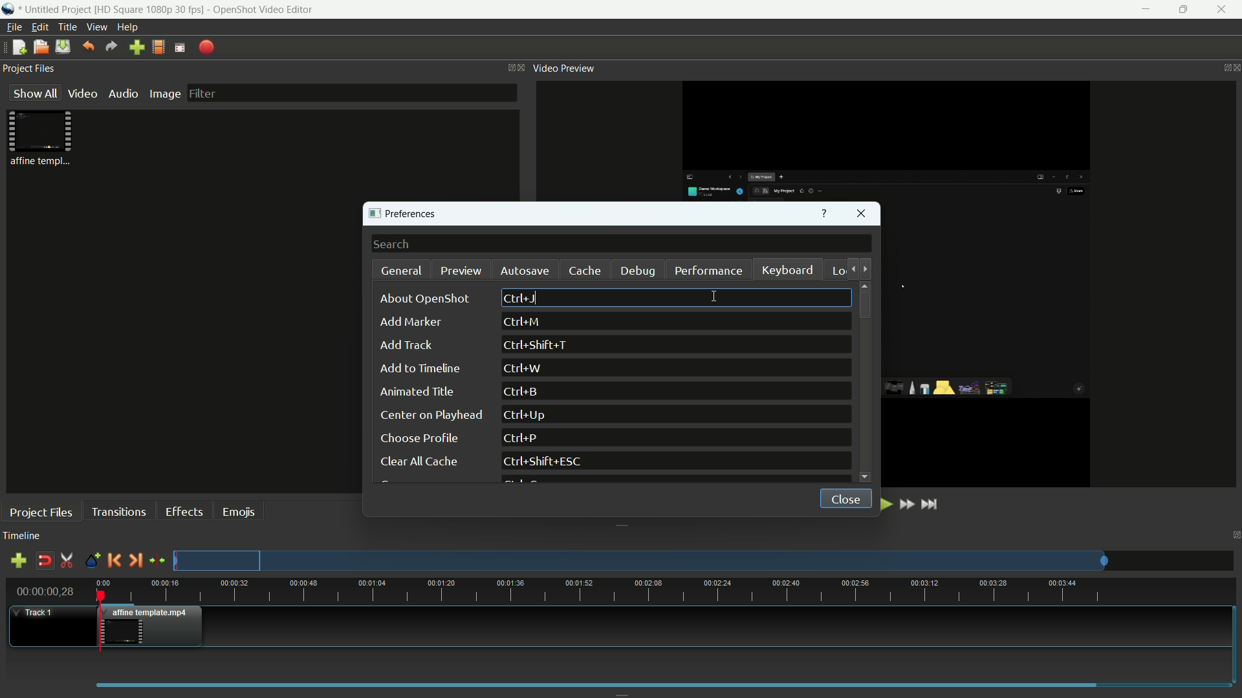  Describe the element at coordinates (419, 438) in the screenshot. I see `choose profile` at that location.